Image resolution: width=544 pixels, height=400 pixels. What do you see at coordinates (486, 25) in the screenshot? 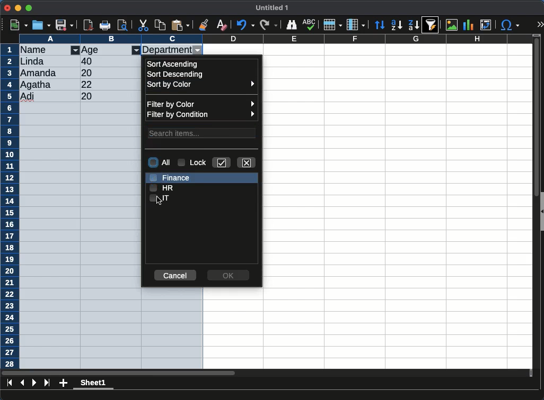
I see `pivot table` at bounding box center [486, 25].